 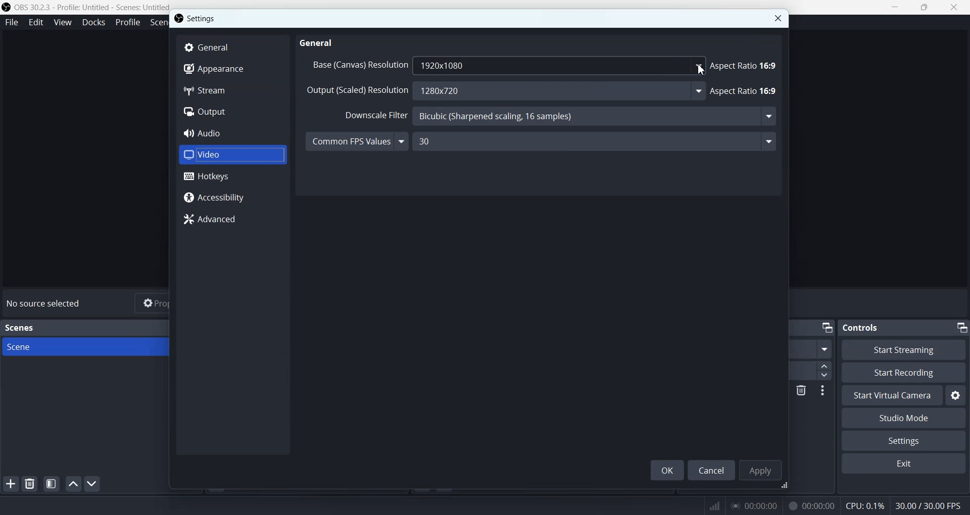 I want to click on Aspect Ratio 16:9, so click(x=745, y=66).